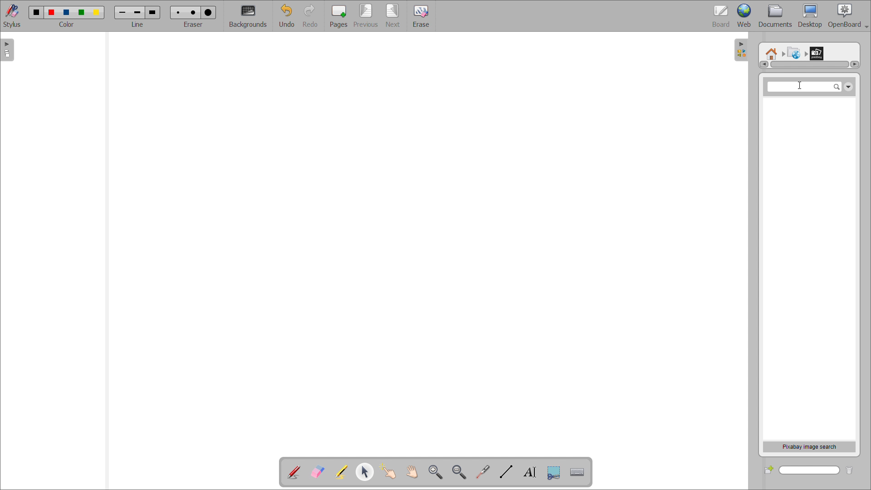 This screenshot has height=490, width=871. Describe the element at coordinates (577, 472) in the screenshot. I see `virtual keyboard` at that location.